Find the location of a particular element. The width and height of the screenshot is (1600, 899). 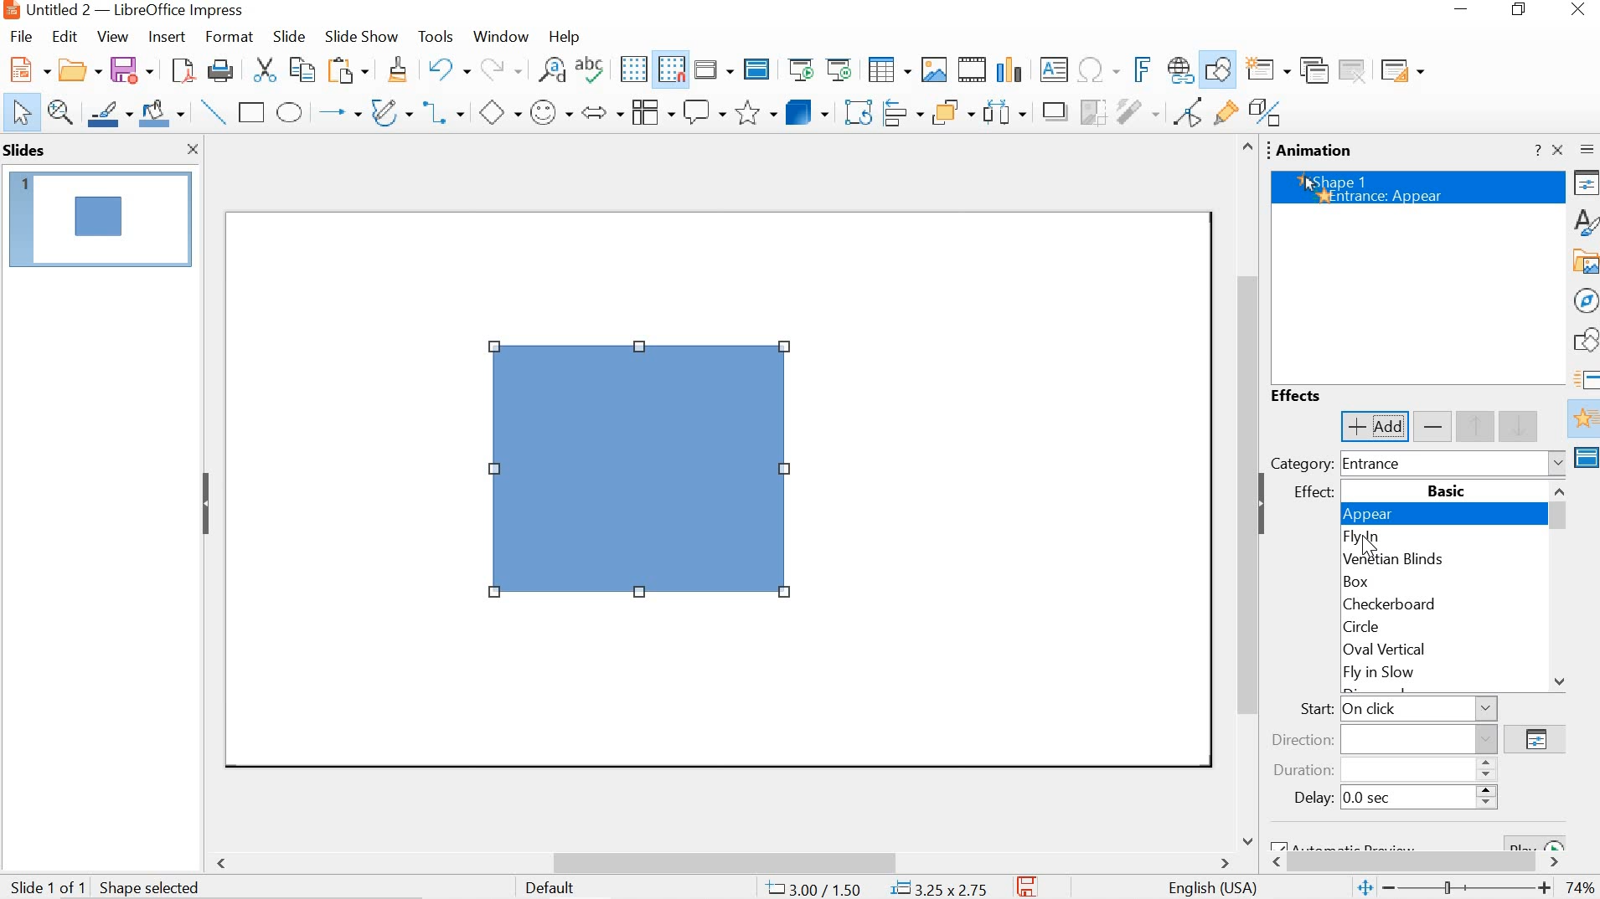

insert special characters is located at coordinates (1103, 69).